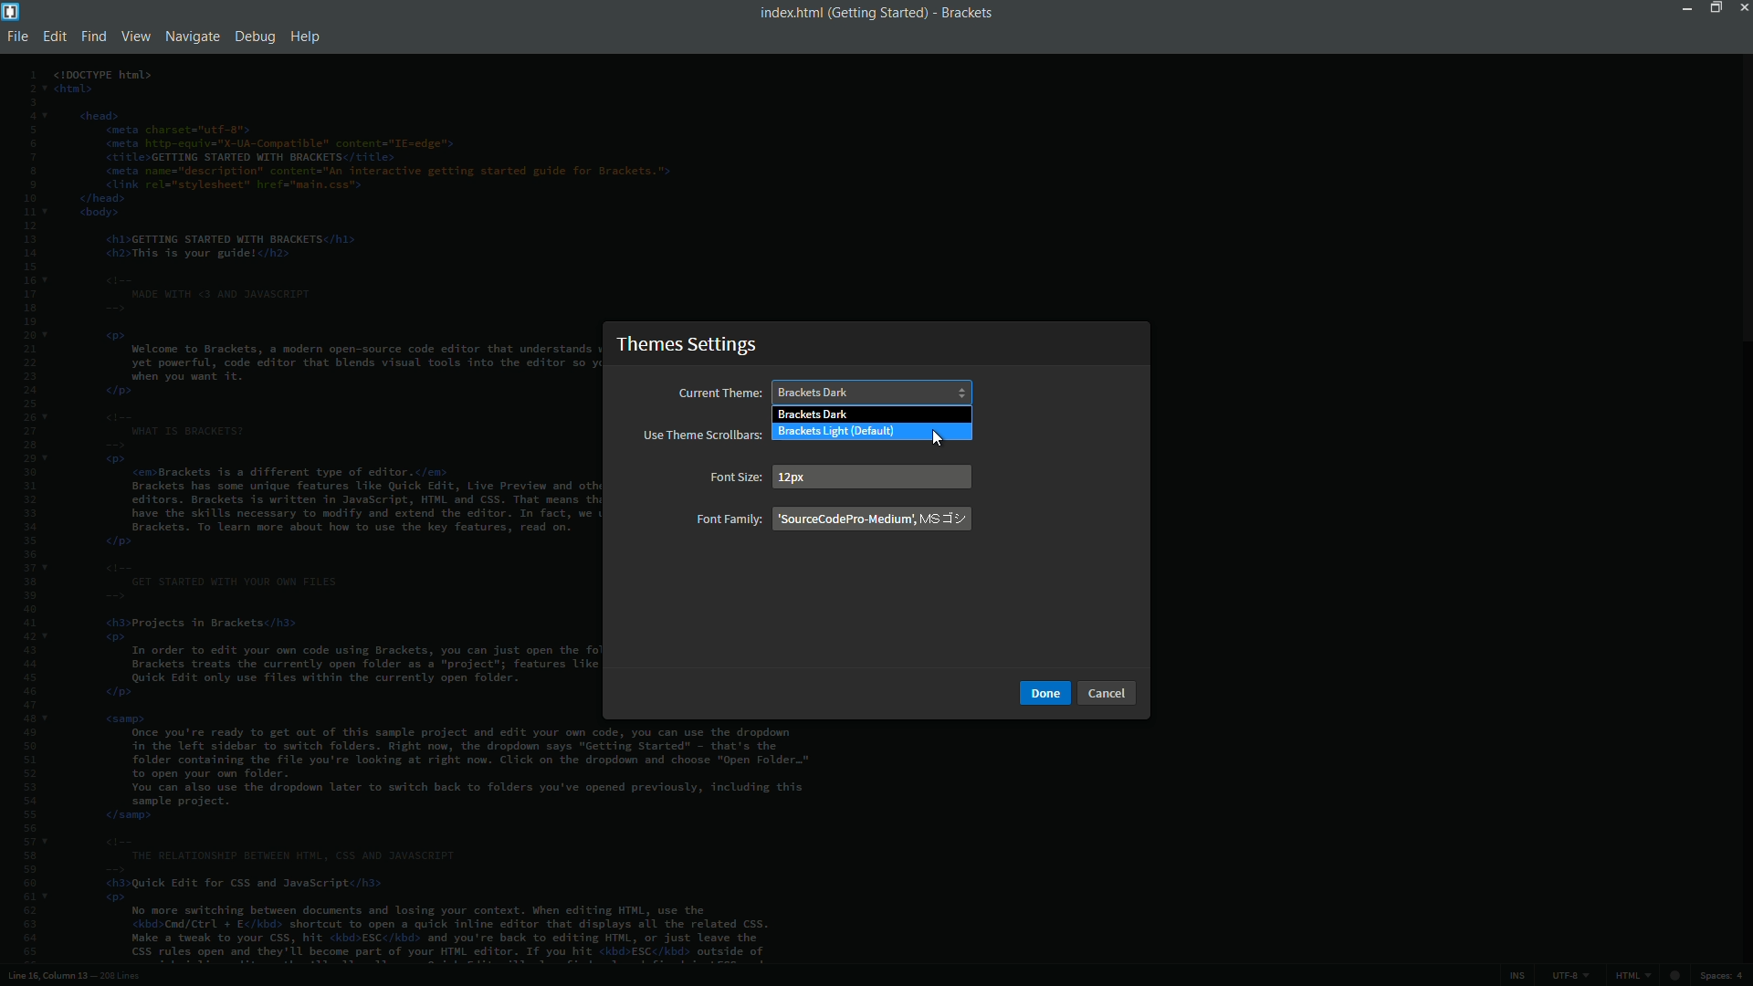  Describe the element at coordinates (1712, 7) in the screenshot. I see `maximize` at that location.